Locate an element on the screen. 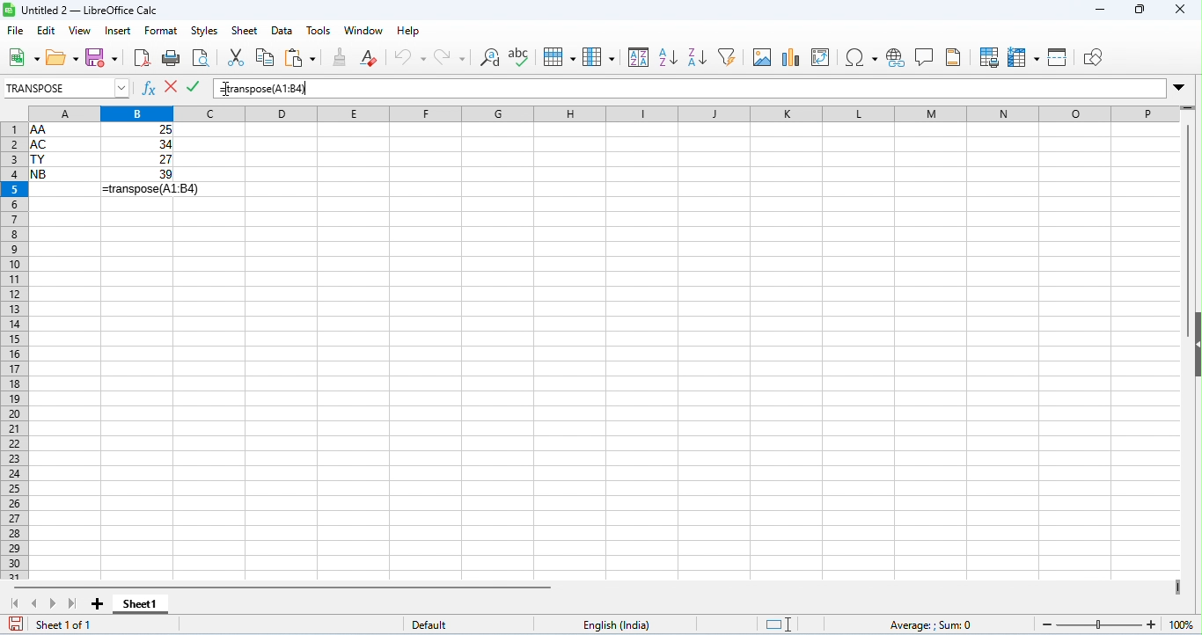 This screenshot has width=1202, height=635. zoom is located at coordinates (1112, 624).